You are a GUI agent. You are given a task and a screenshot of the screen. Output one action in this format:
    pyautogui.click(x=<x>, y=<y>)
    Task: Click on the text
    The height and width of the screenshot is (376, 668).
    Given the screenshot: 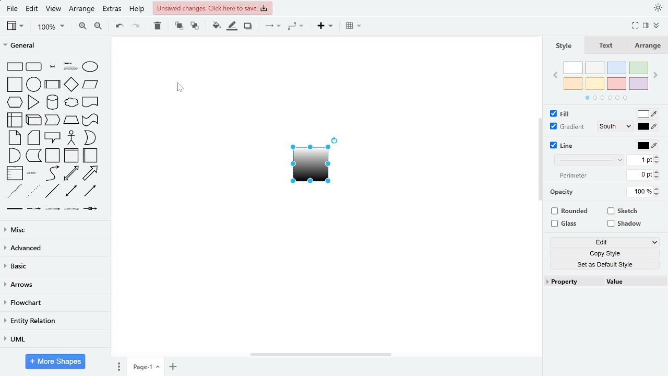 What is the action you would take?
    pyautogui.click(x=607, y=47)
    